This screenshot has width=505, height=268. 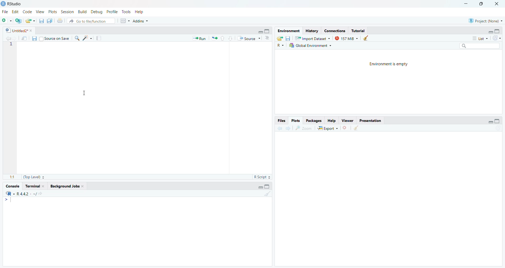 I want to click on next plot, so click(x=288, y=128).